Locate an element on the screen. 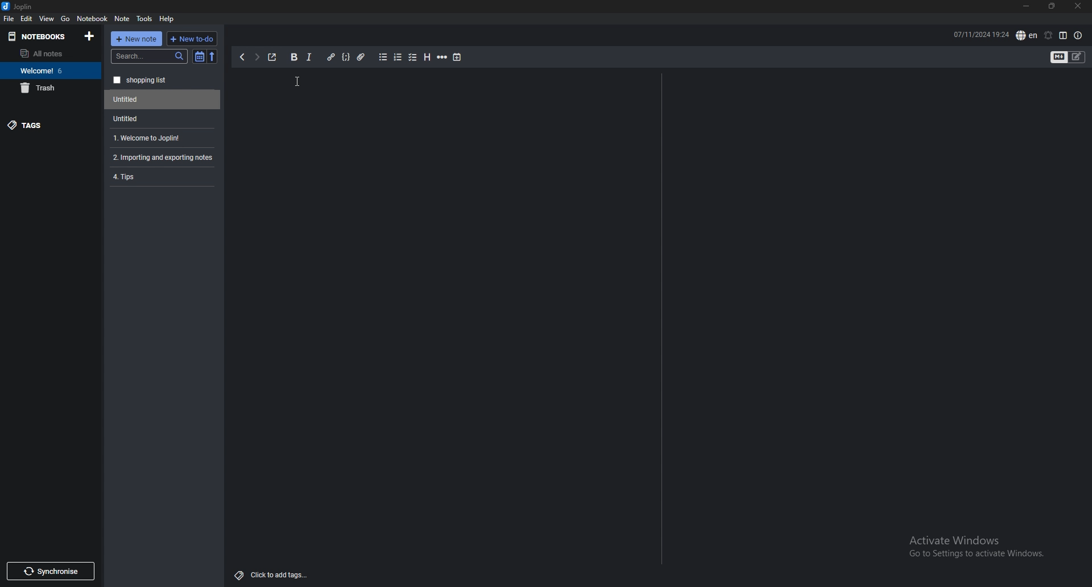 The image size is (1092, 587). cursor is located at coordinates (299, 84).